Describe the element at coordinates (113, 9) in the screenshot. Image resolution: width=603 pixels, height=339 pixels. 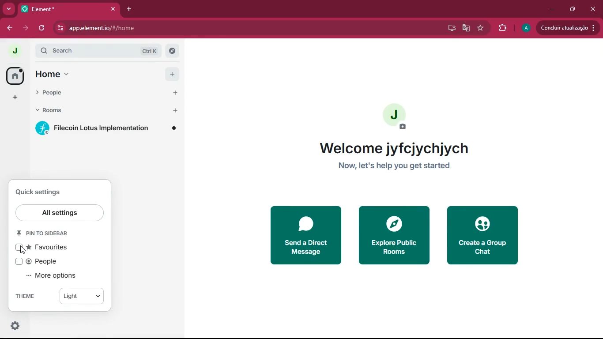
I see `Close` at that location.